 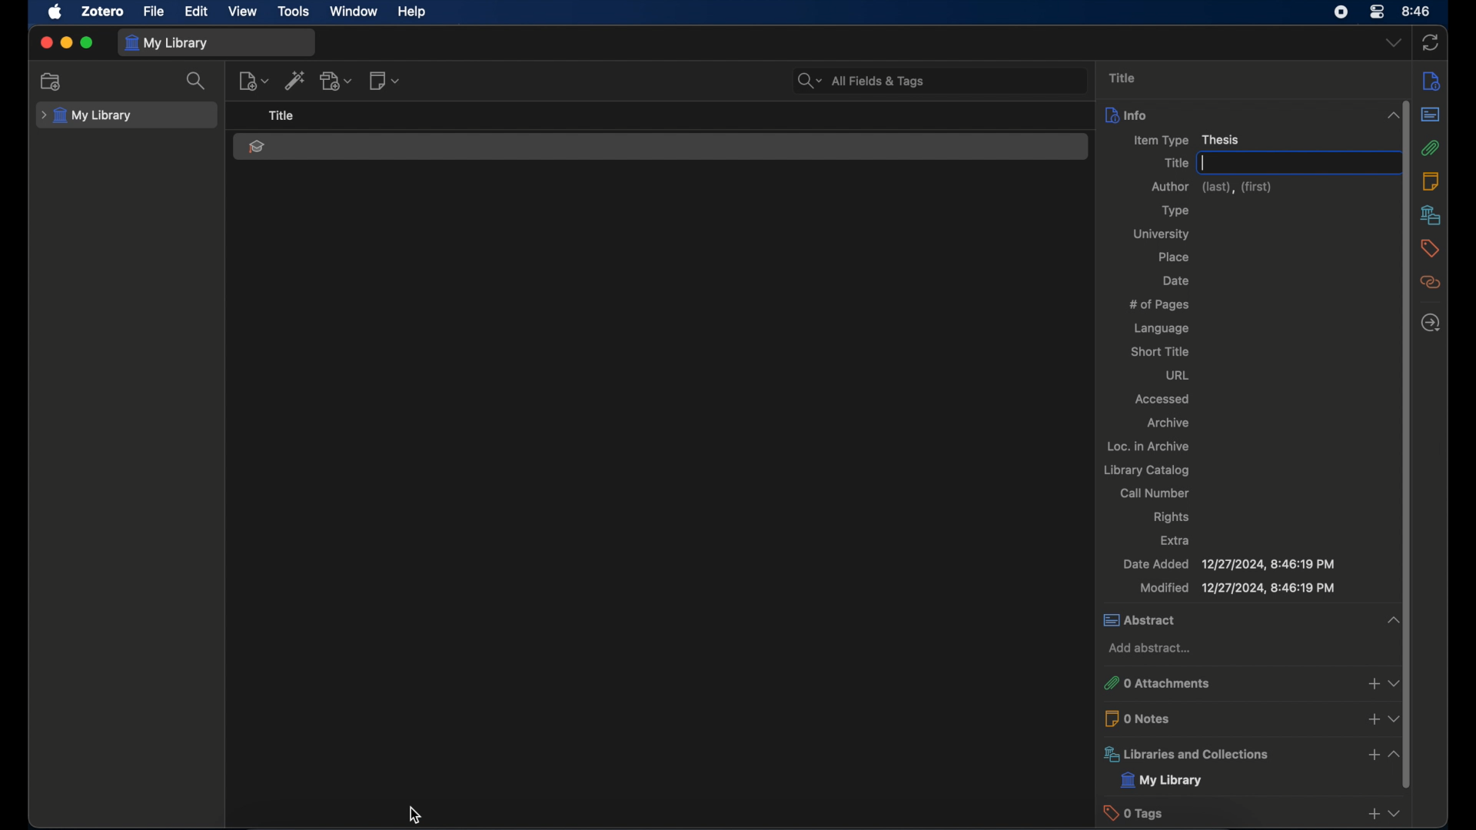 What do you see at coordinates (1231, 620) in the screenshot?
I see `abstract` at bounding box center [1231, 620].